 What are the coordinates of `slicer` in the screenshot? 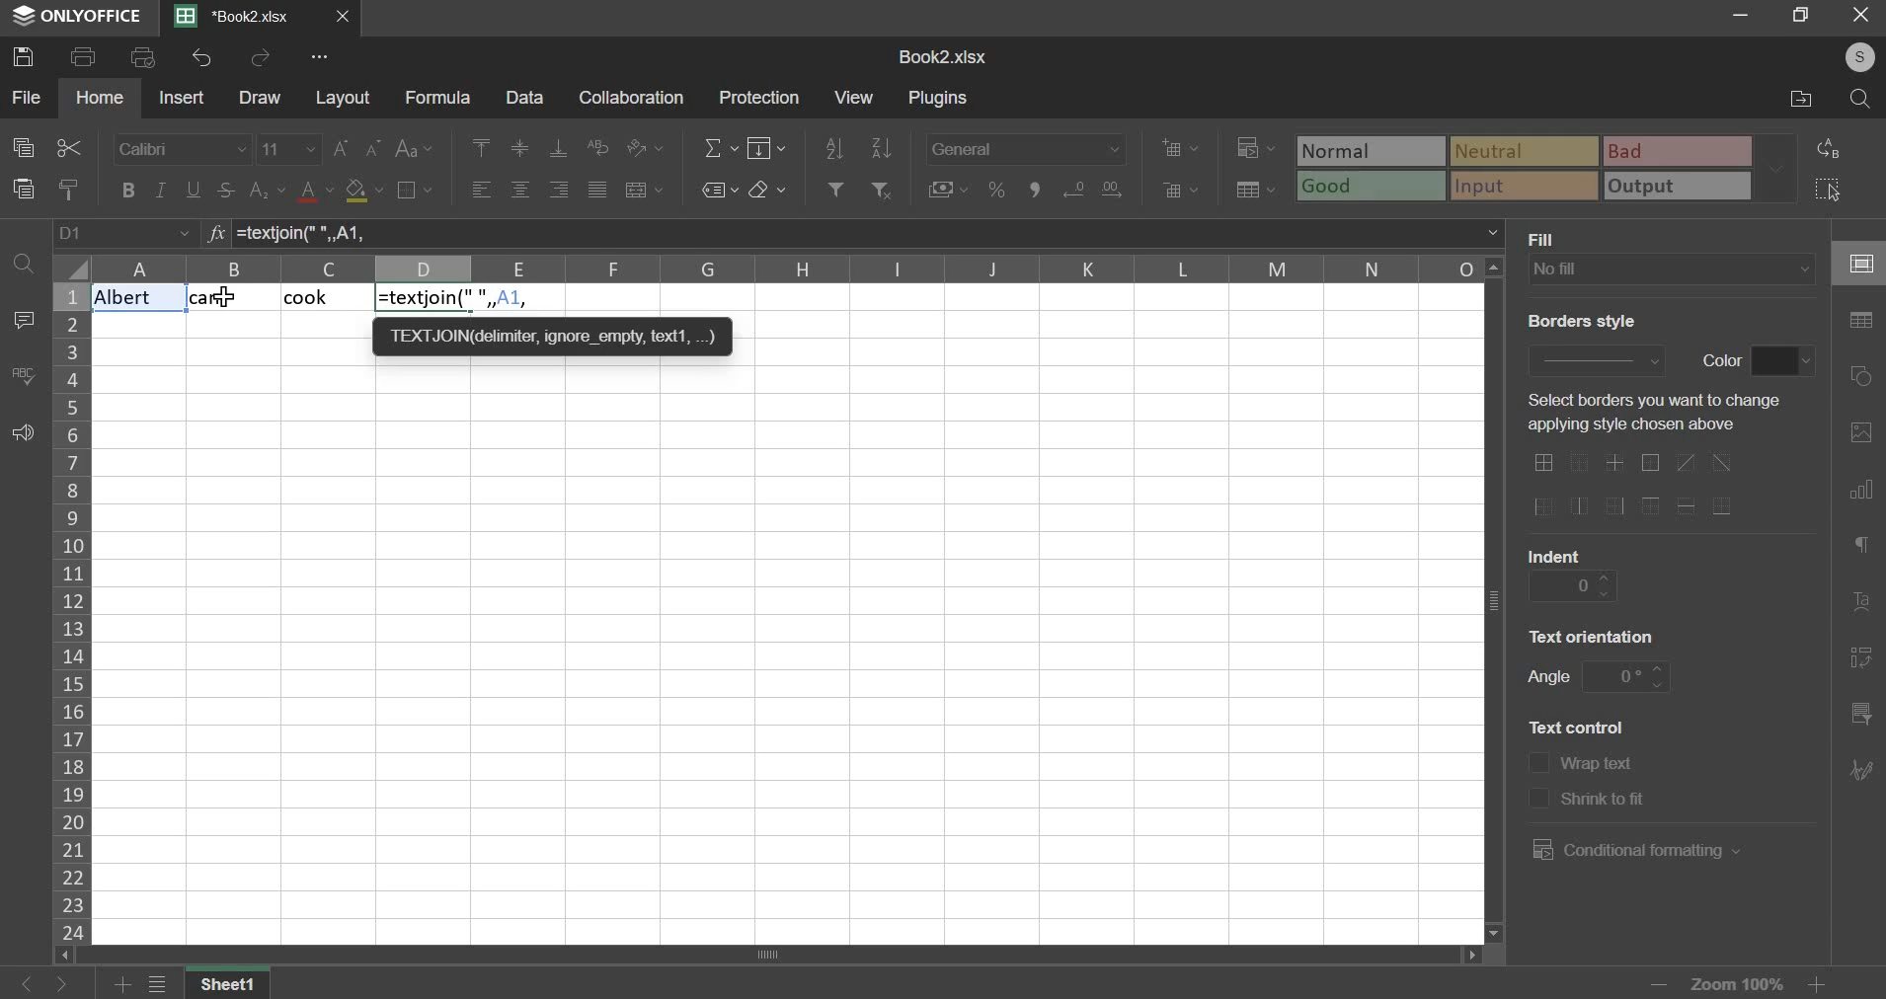 It's located at (1858, 717).